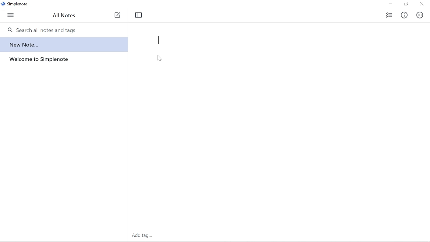 The height and width of the screenshot is (242, 430). Describe the element at coordinates (116, 17) in the screenshot. I see `New note` at that location.